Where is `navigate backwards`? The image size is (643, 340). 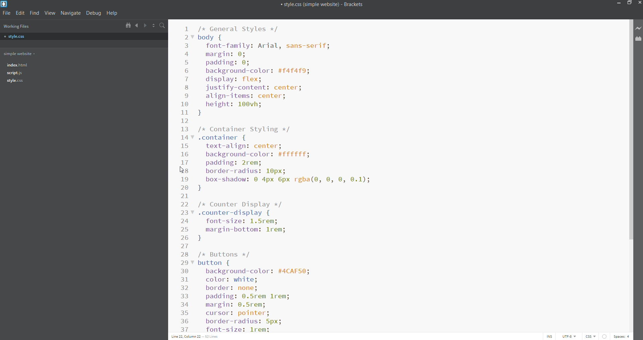 navigate backwards is located at coordinates (136, 26).